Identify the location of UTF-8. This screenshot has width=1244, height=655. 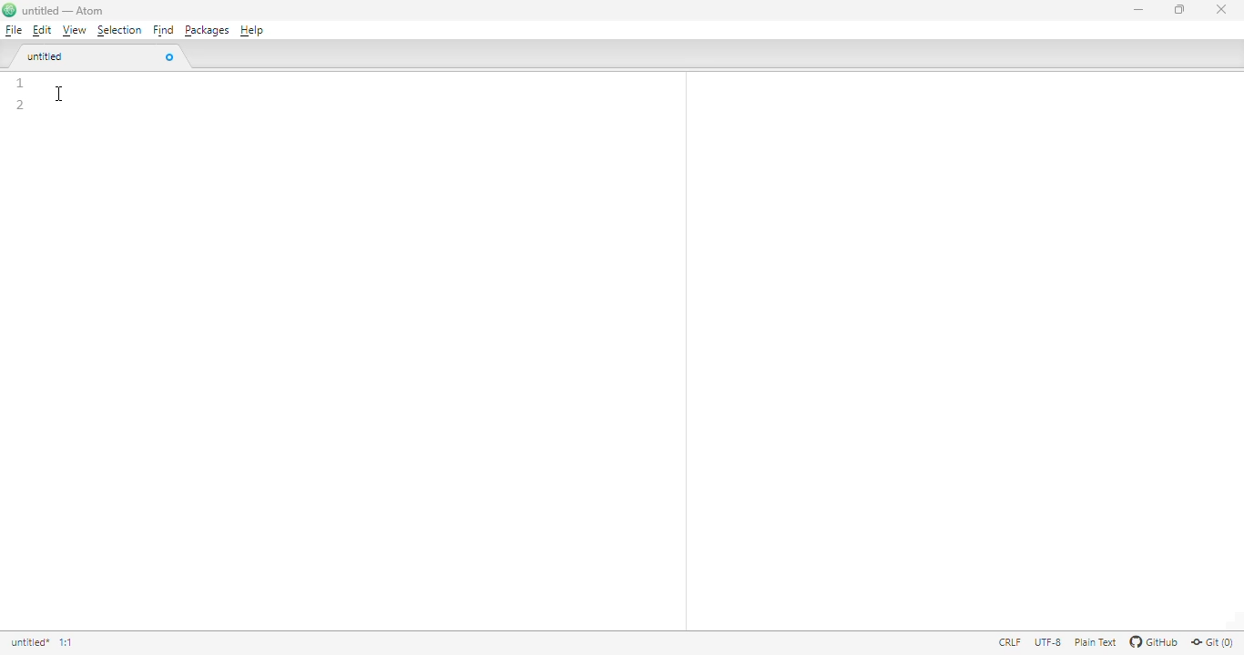
(1047, 642).